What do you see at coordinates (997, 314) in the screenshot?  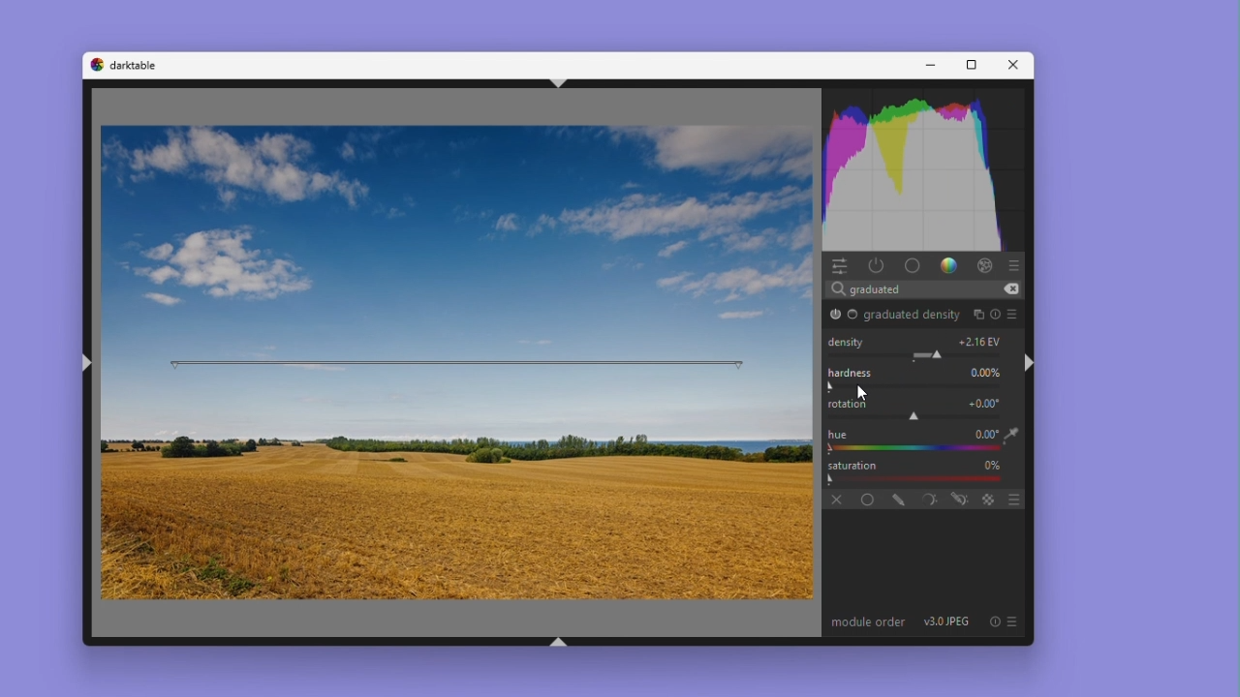 I see `reset` at bounding box center [997, 314].